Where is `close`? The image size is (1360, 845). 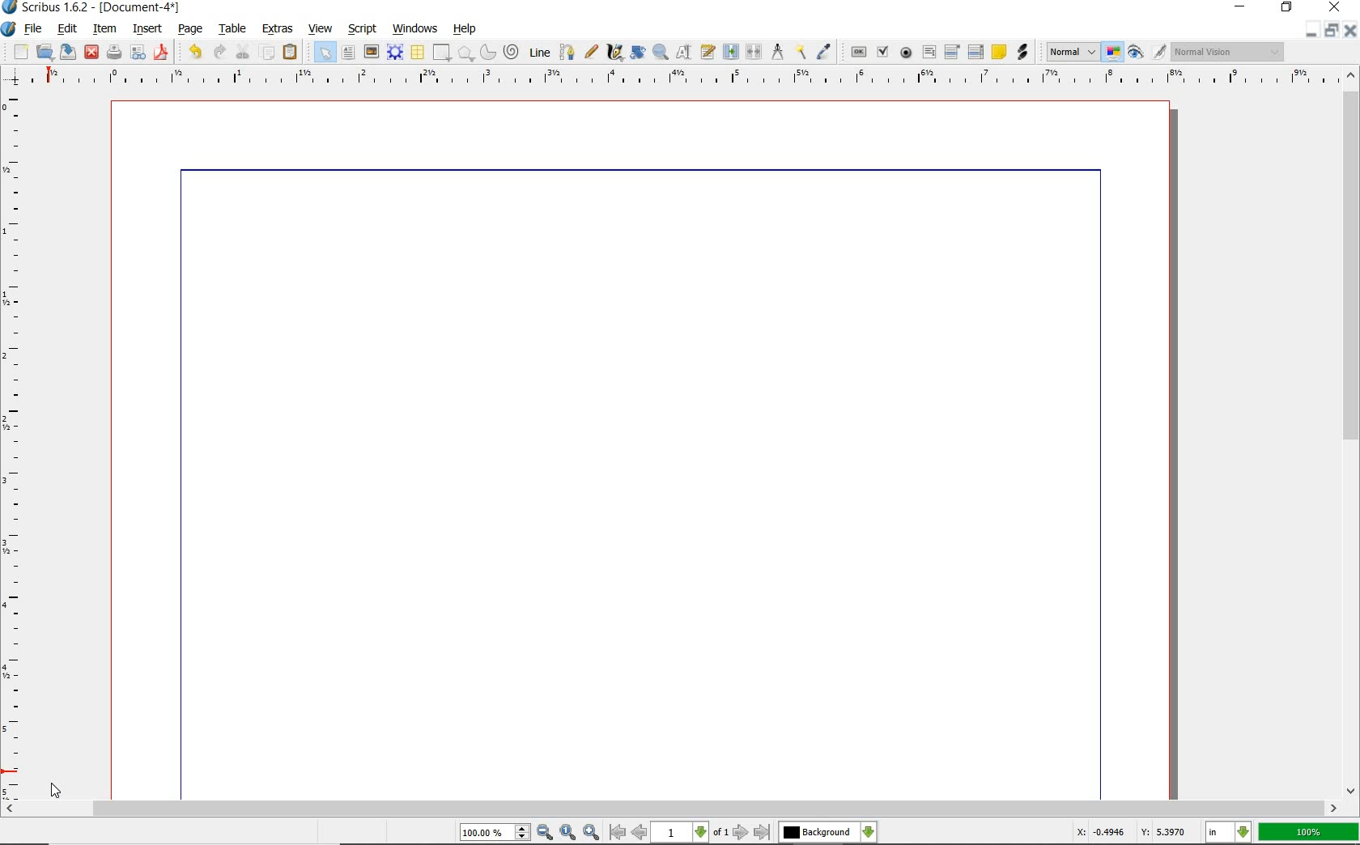 close is located at coordinates (1352, 30).